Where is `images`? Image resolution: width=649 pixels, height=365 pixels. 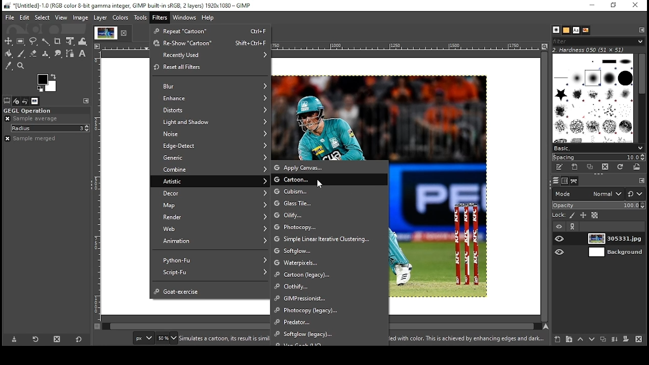 images is located at coordinates (35, 101).